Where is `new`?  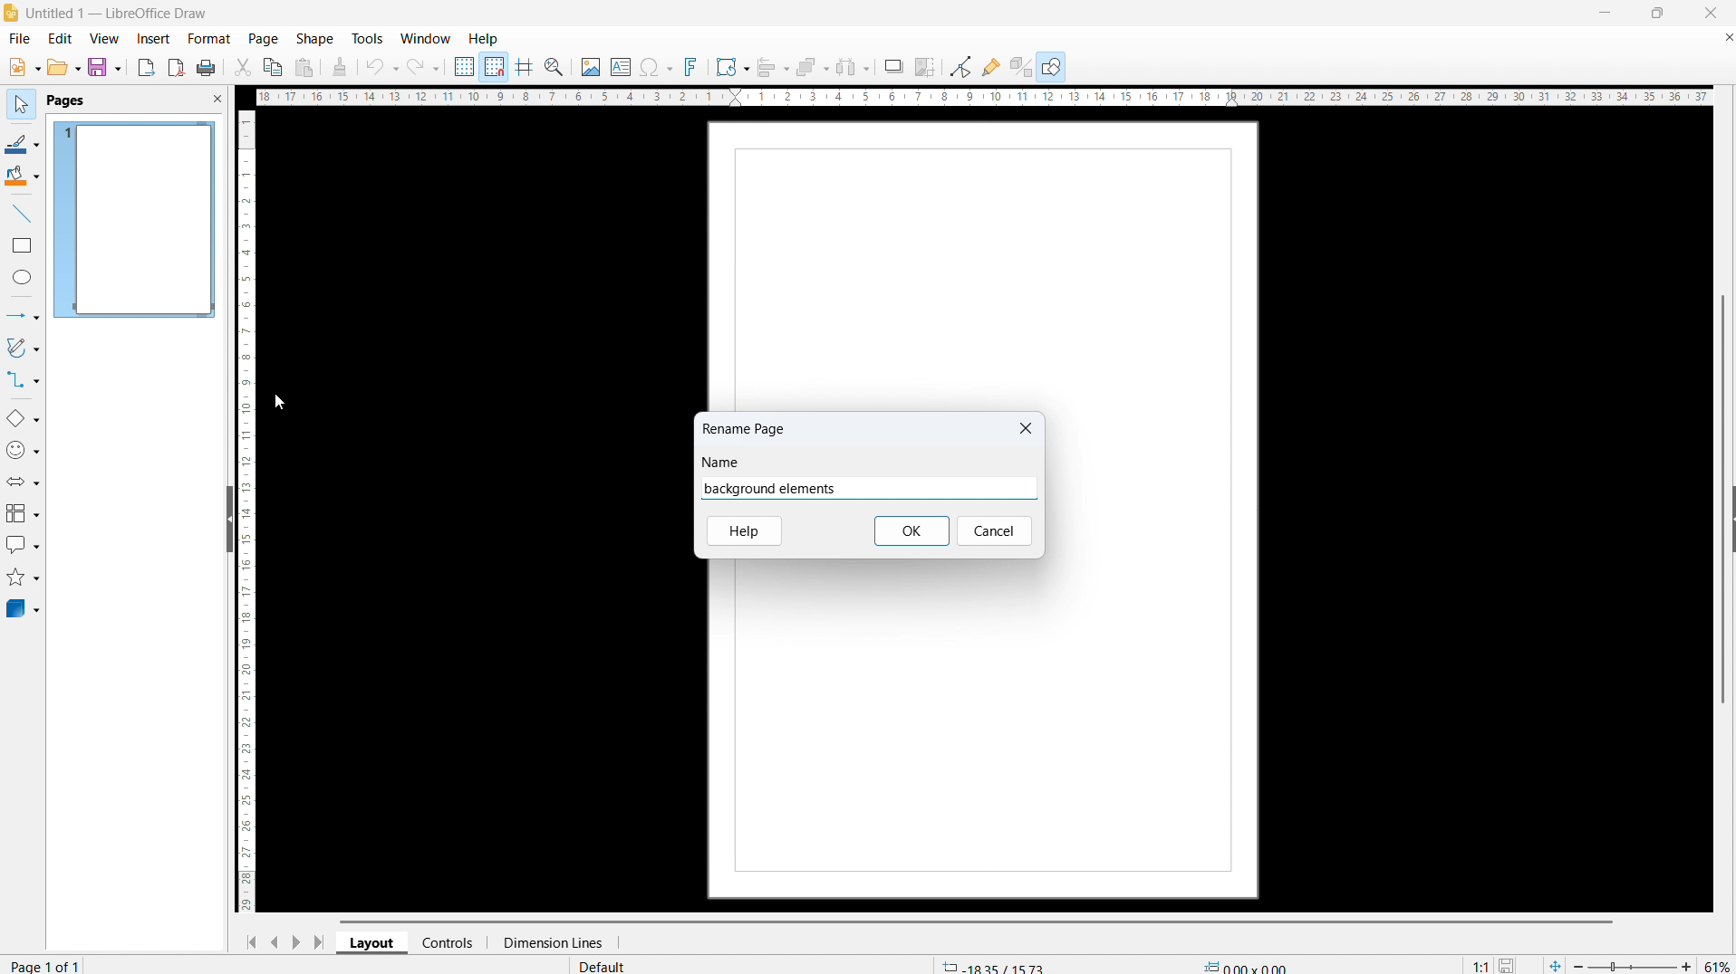
new is located at coordinates (22, 67).